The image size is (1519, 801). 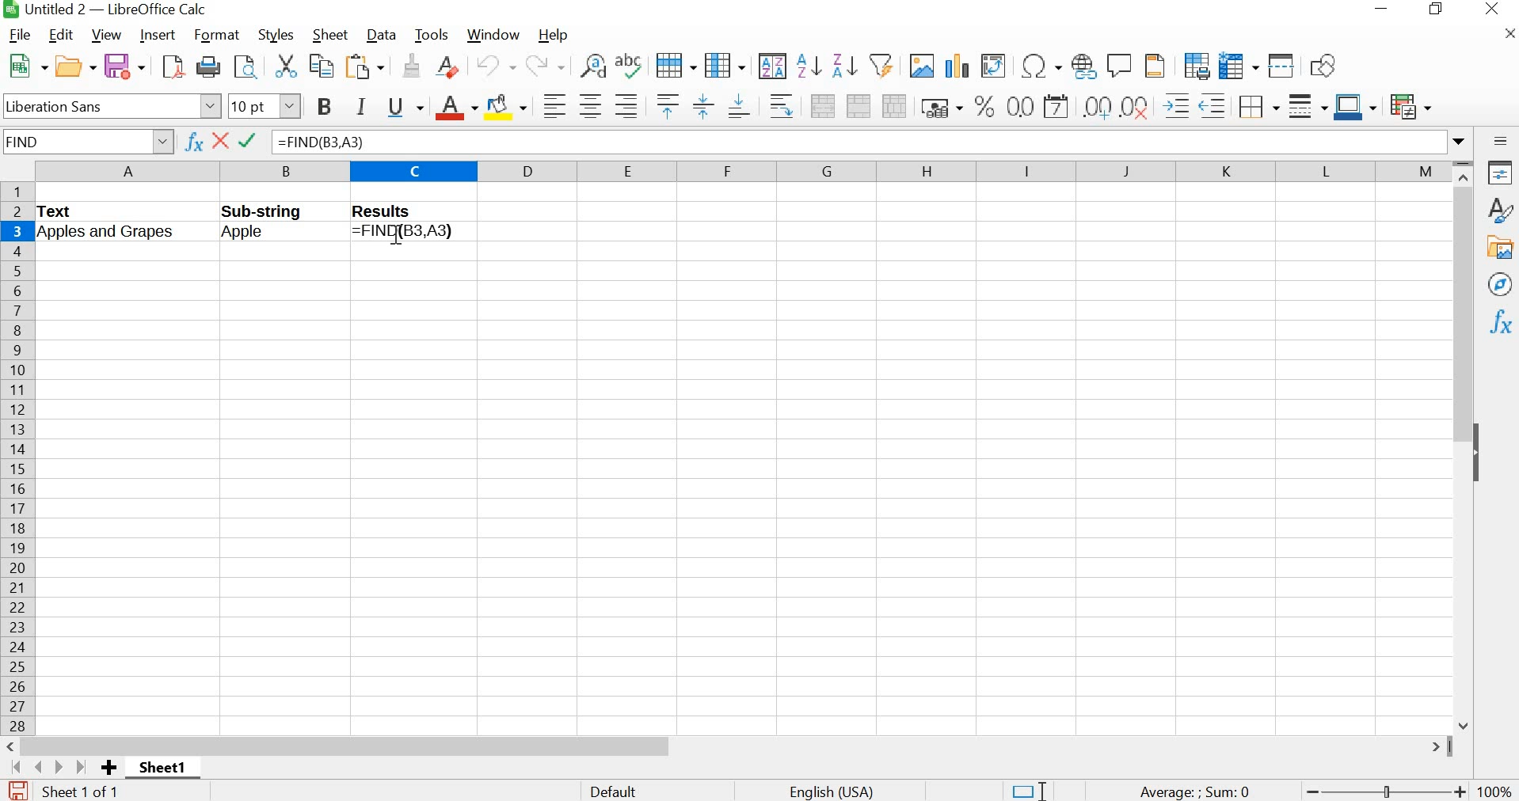 What do you see at coordinates (265, 105) in the screenshot?
I see `font size` at bounding box center [265, 105].